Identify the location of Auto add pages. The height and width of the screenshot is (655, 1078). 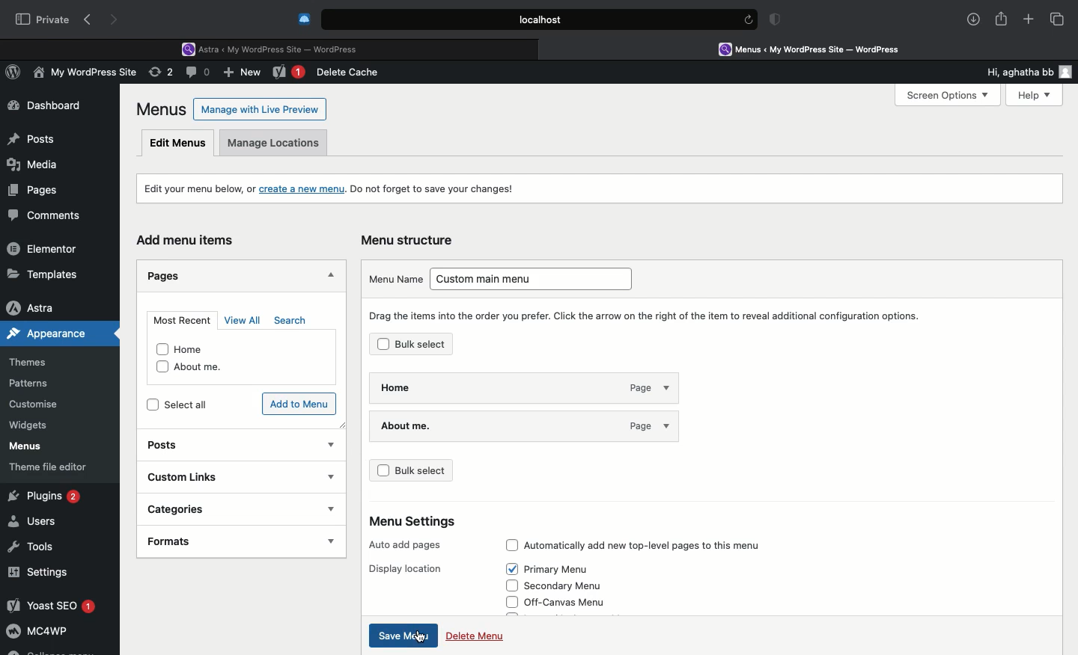
(408, 545).